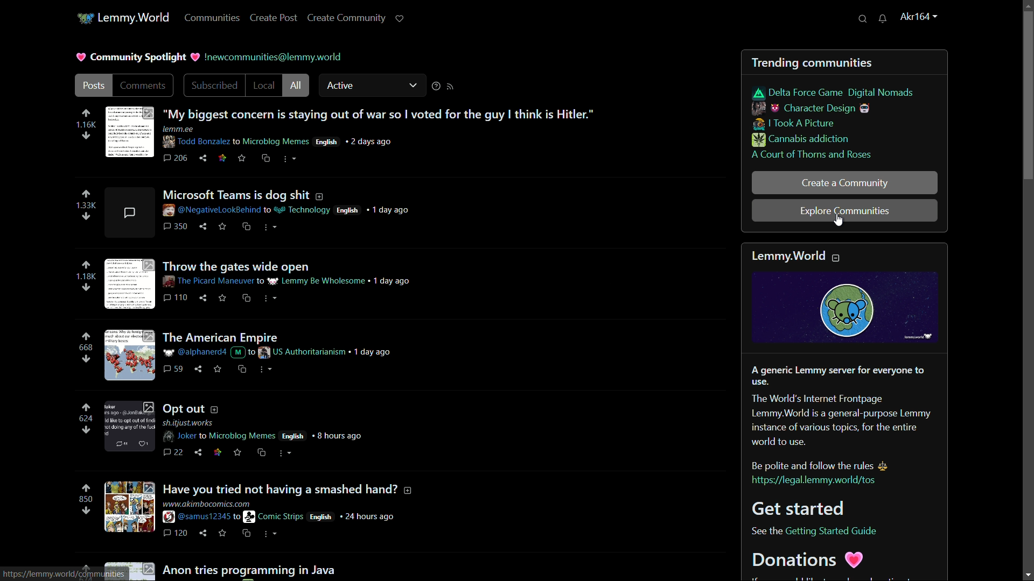 This screenshot has width=1034, height=581. What do you see at coordinates (137, 18) in the screenshot?
I see `lemmy world` at bounding box center [137, 18].